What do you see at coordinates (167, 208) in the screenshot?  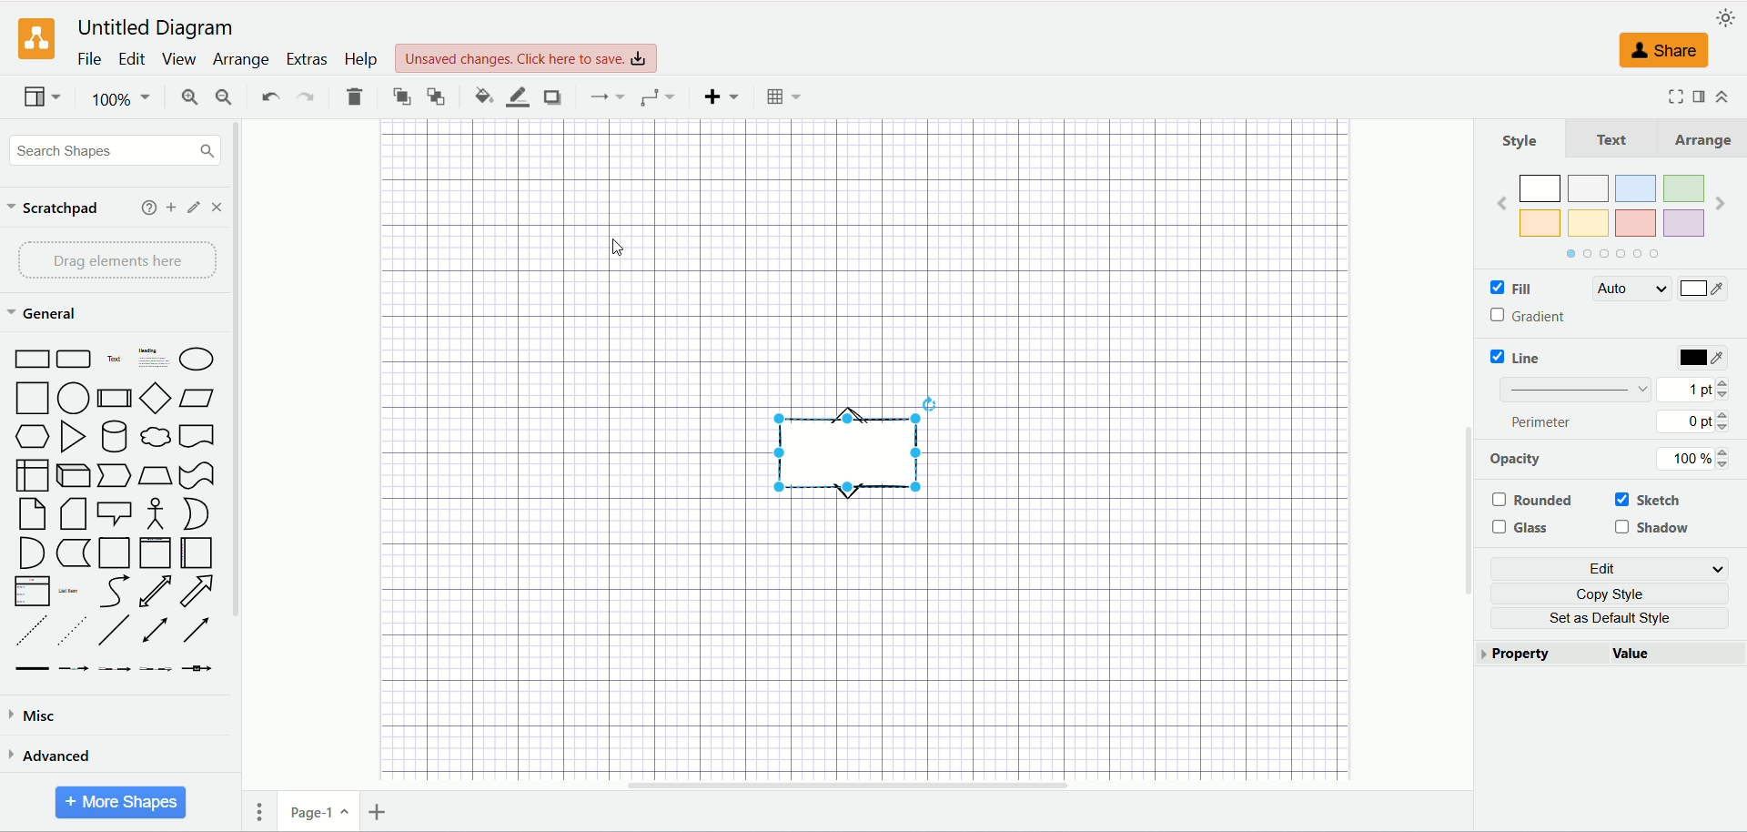 I see `add` at bounding box center [167, 208].